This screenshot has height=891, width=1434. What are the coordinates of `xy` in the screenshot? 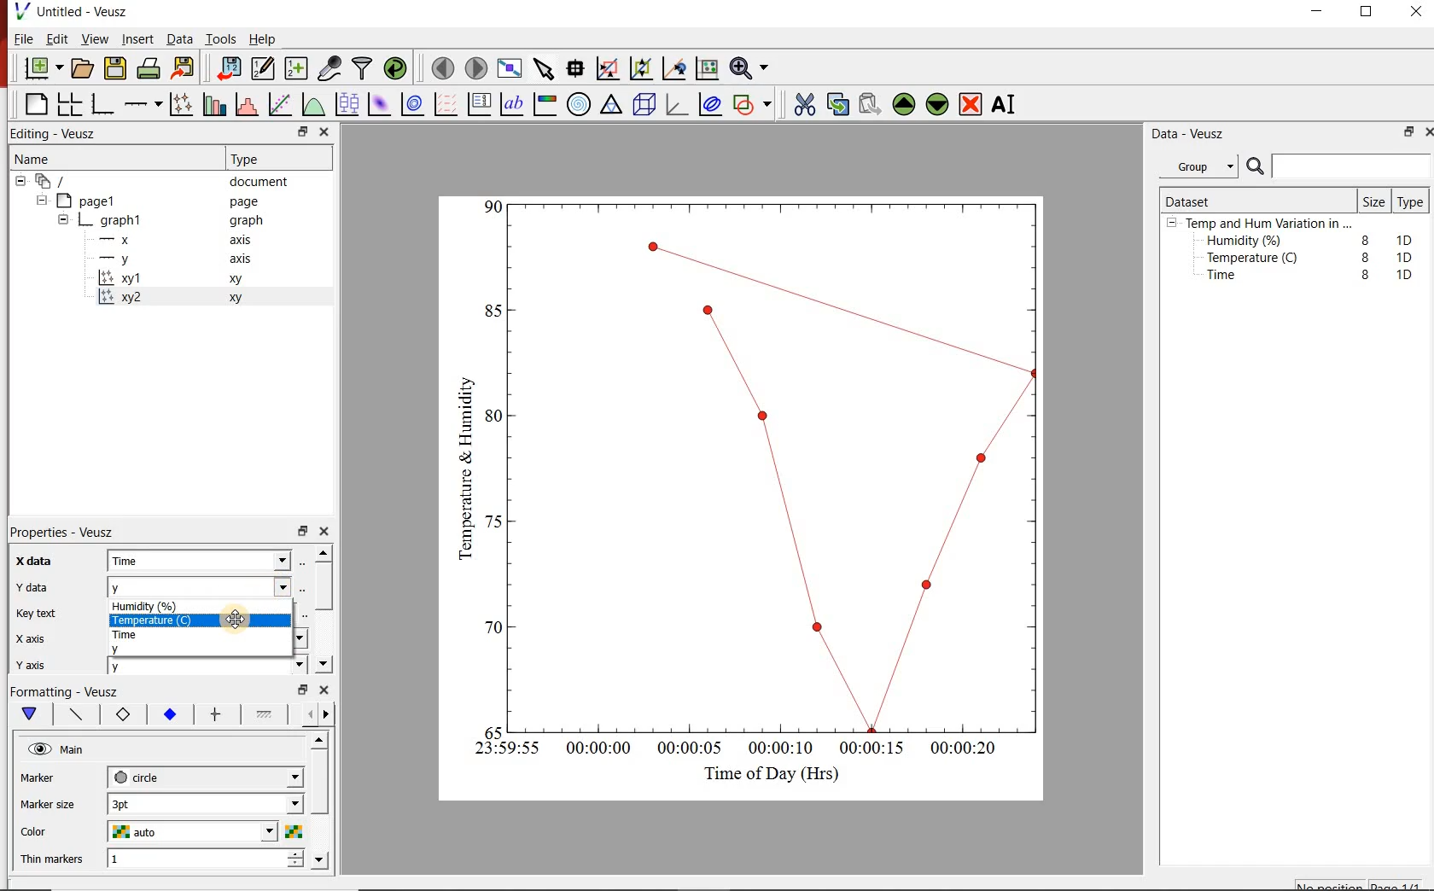 It's located at (239, 282).